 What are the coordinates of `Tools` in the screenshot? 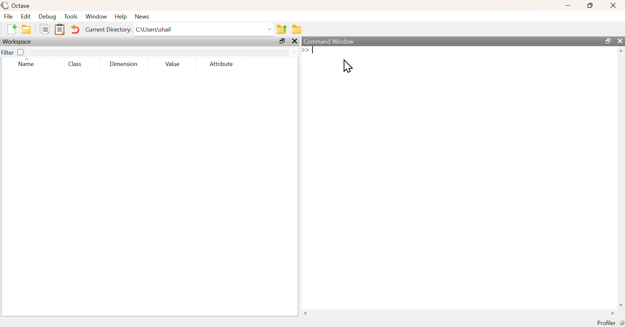 It's located at (71, 17).